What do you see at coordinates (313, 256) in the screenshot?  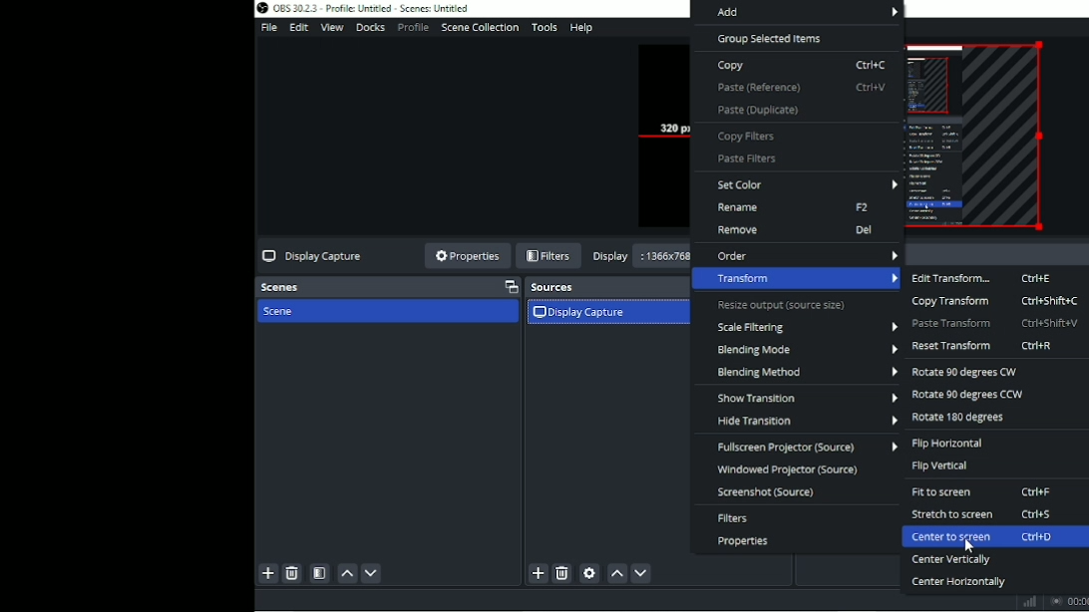 I see `Display capture` at bounding box center [313, 256].